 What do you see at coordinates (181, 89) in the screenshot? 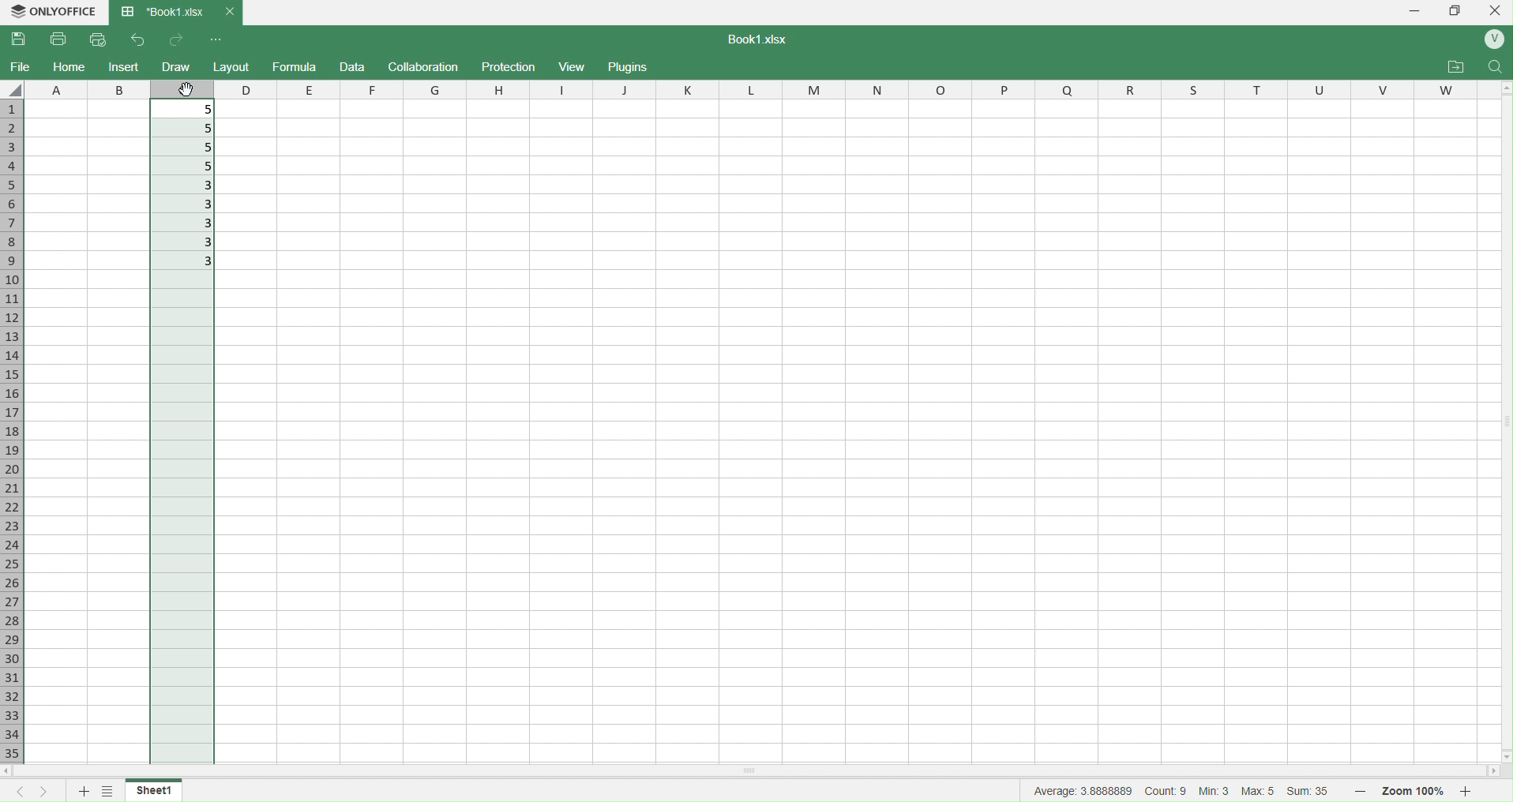
I see `C` at bounding box center [181, 89].